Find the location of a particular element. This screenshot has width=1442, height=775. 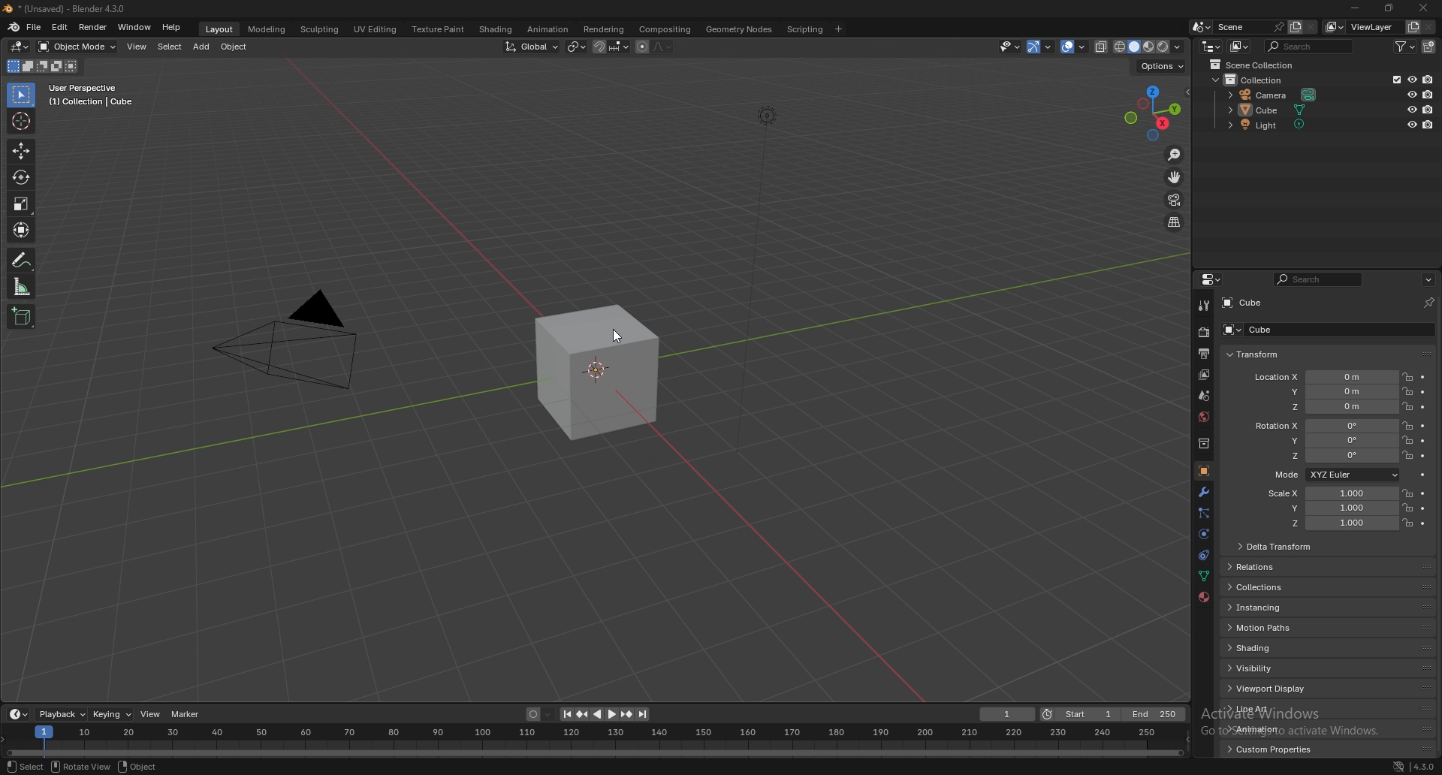

hide in viewport is located at coordinates (1412, 79).